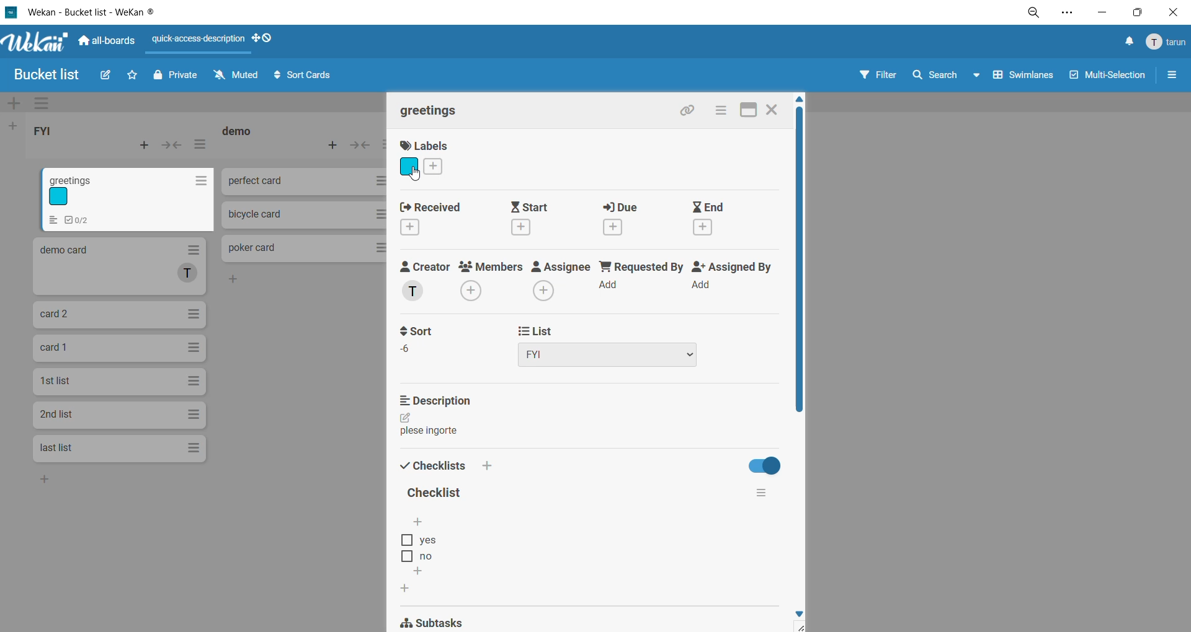 Image resolution: width=1191 pixels, height=632 pixels. What do you see at coordinates (40, 104) in the screenshot?
I see `swimlane actions` at bounding box center [40, 104].